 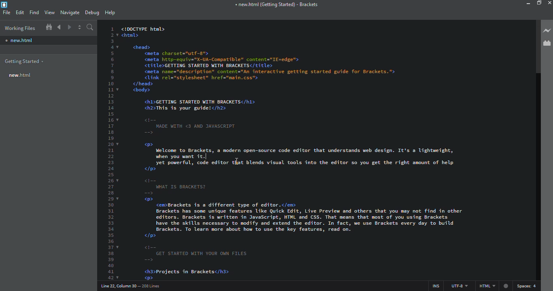 I want to click on show in file tree, so click(x=49, y=27).